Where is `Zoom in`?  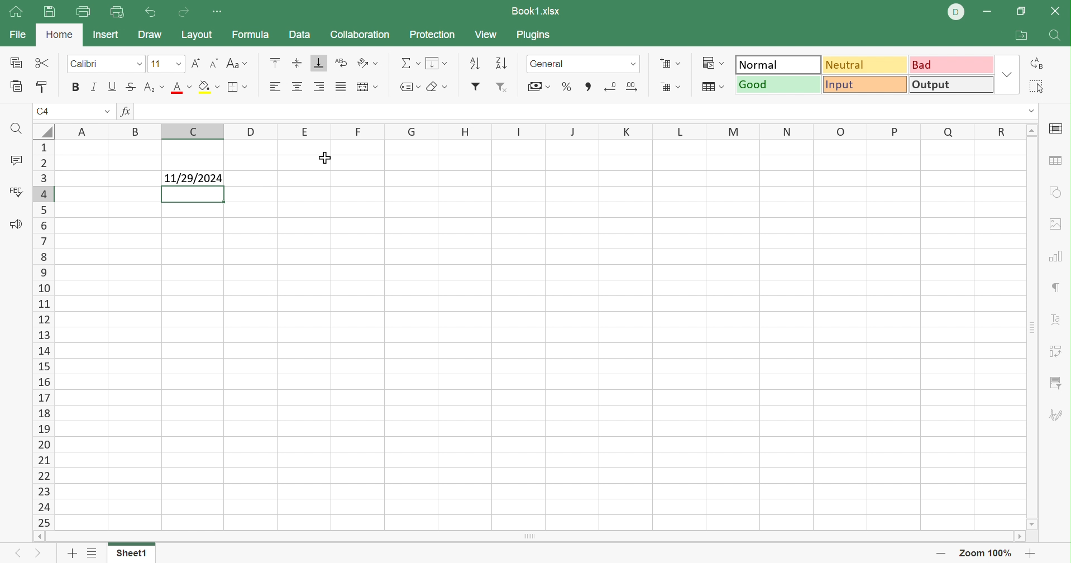 Zoom in is located at coordinates (1031, 552).